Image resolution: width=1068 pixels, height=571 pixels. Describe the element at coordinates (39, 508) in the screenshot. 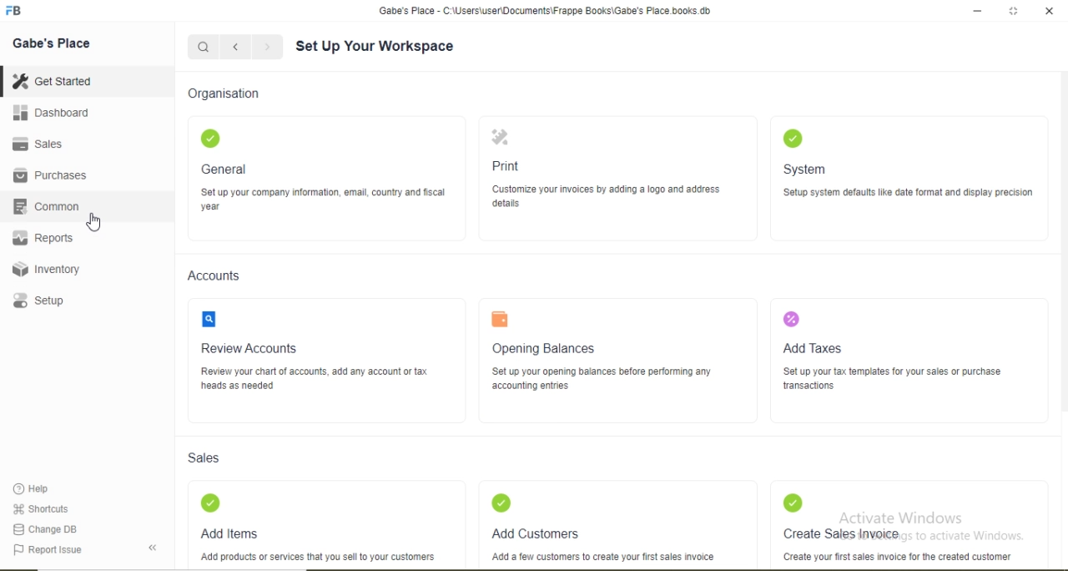

I see `Shortcuts` at that location.